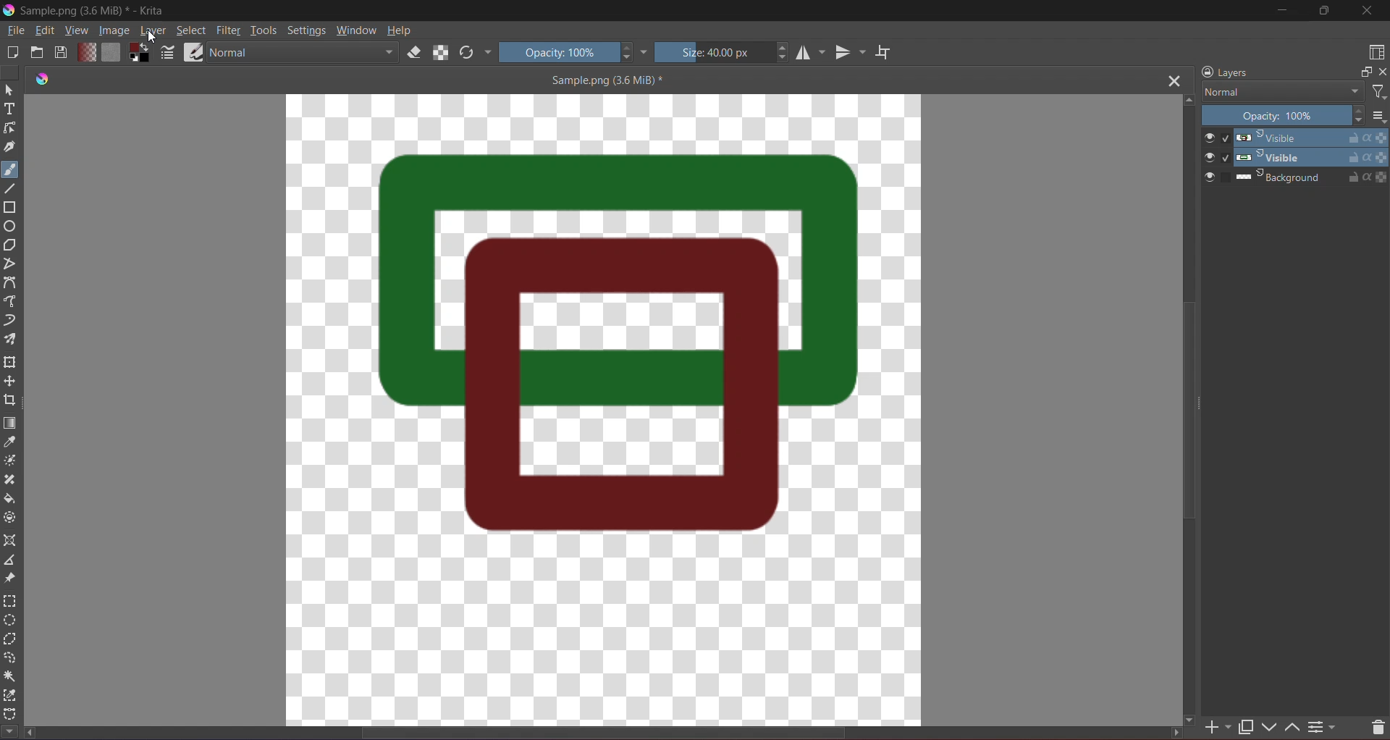  I want to click on Elliptical Selection, so click(9, 621).